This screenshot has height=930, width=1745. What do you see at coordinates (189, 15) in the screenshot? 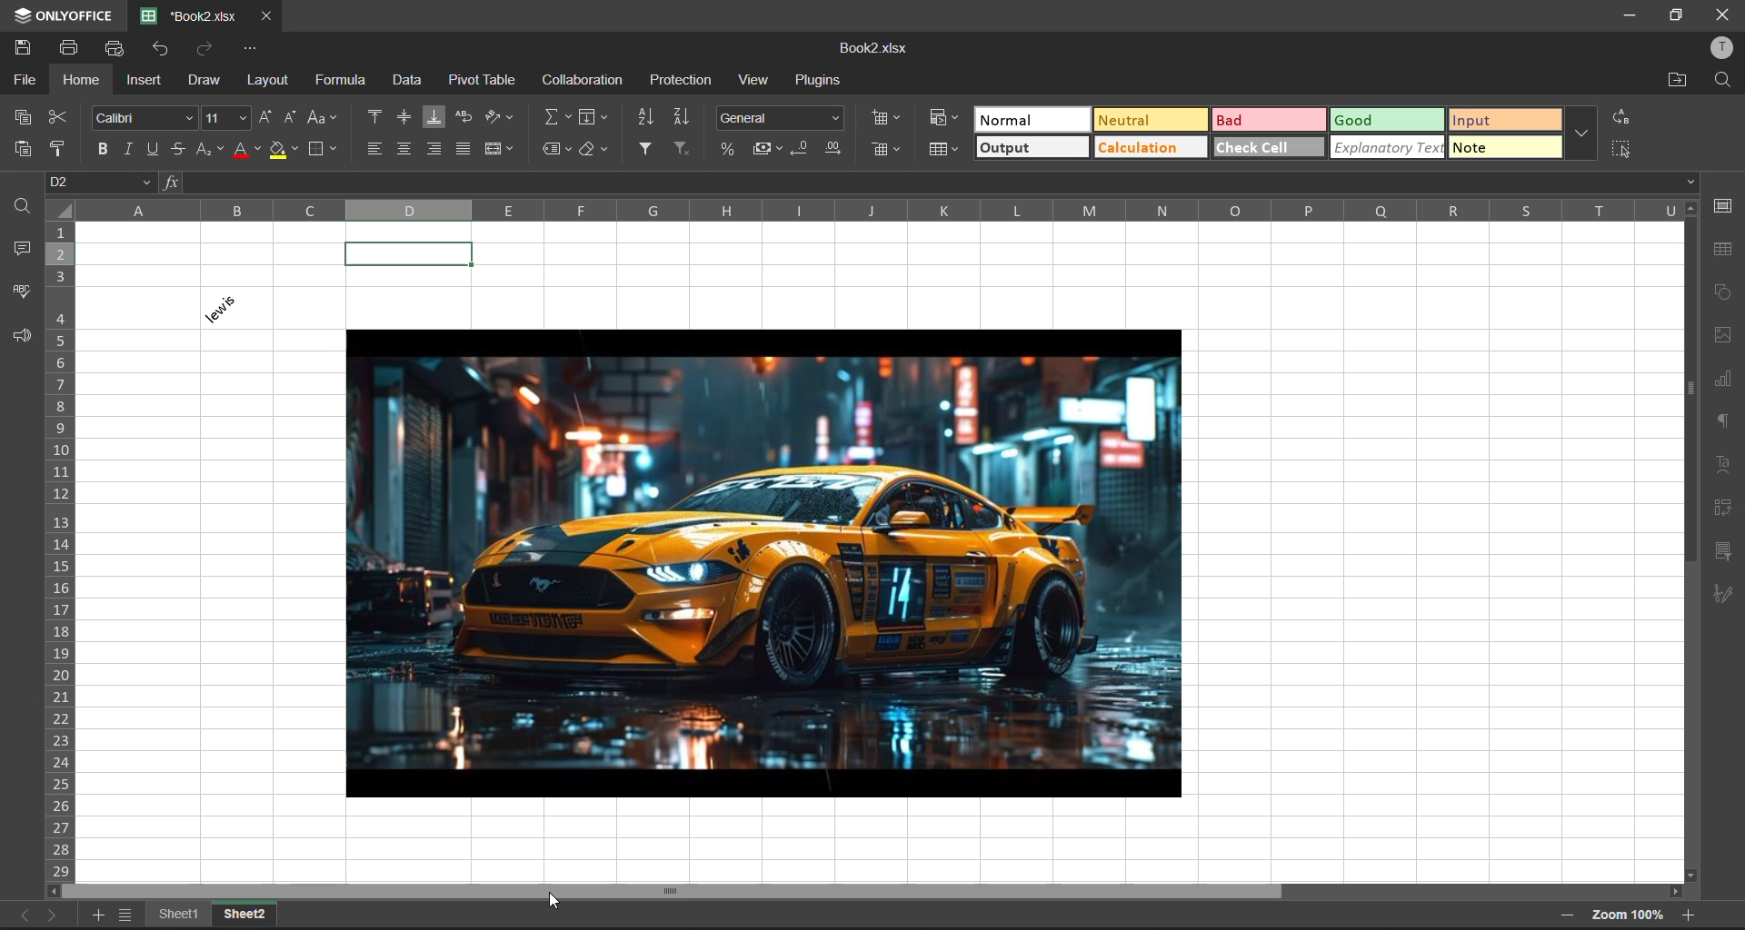
I see `file name` at bounding box center [189, 15].